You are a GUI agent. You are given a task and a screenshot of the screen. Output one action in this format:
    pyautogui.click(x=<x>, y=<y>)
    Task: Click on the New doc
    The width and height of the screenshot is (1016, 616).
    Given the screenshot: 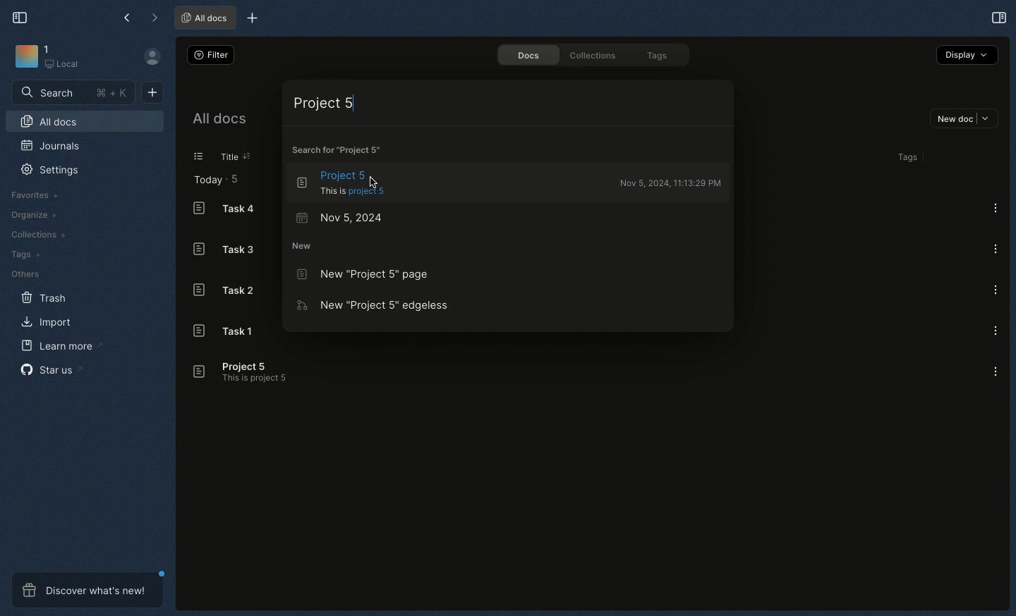 What is the action you would take?
    pyautogui.click(x=962, y=119)
    